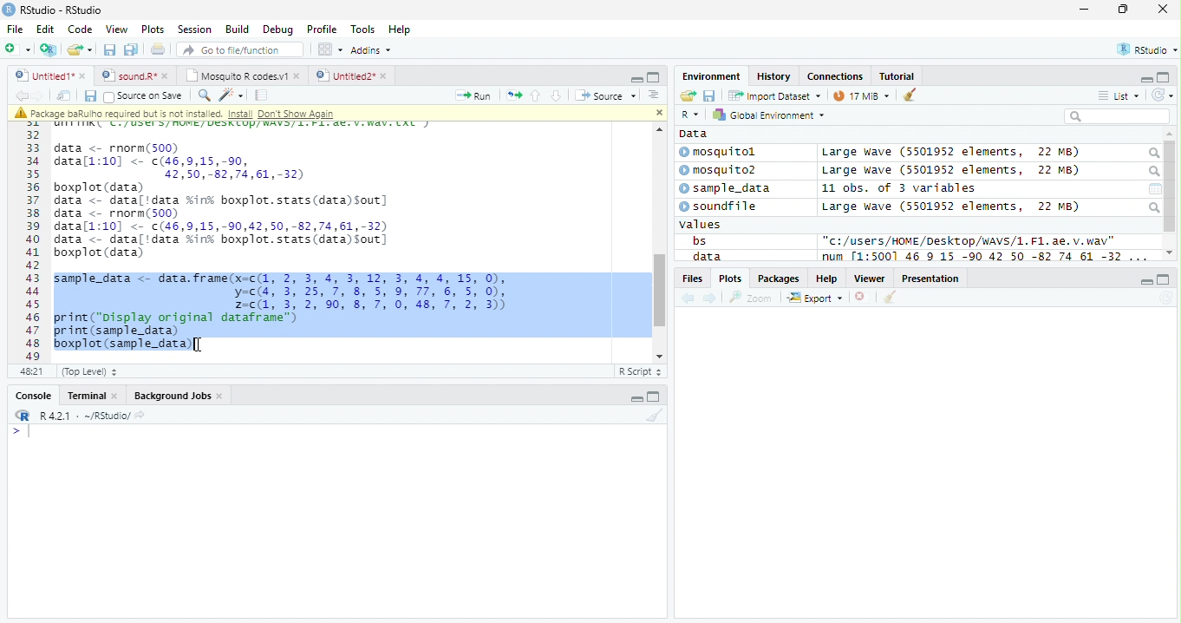 The height and width of the screenshot is (623, 1181). I want to click on Background Jobs, so click(177, 396).